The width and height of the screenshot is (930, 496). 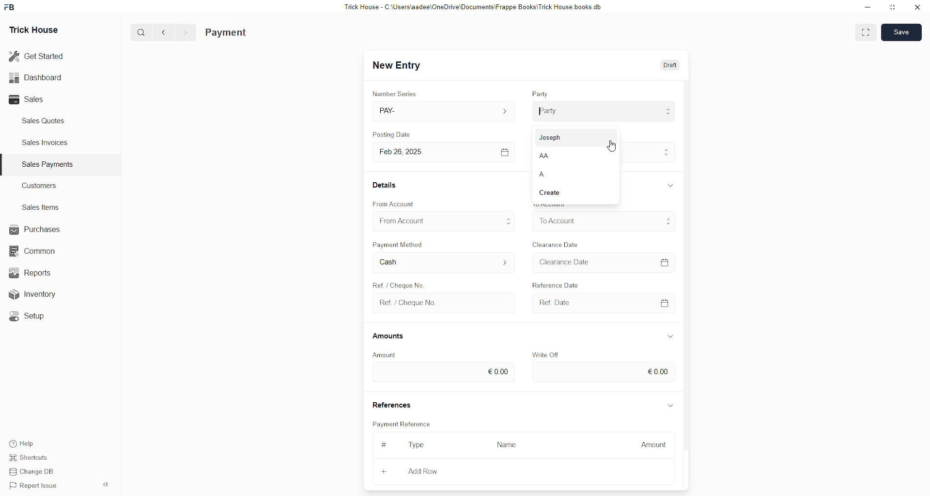 What do you see at coordinates (10, 7) in the screenshot?
I see `logo` at bounding box center [10, 7].